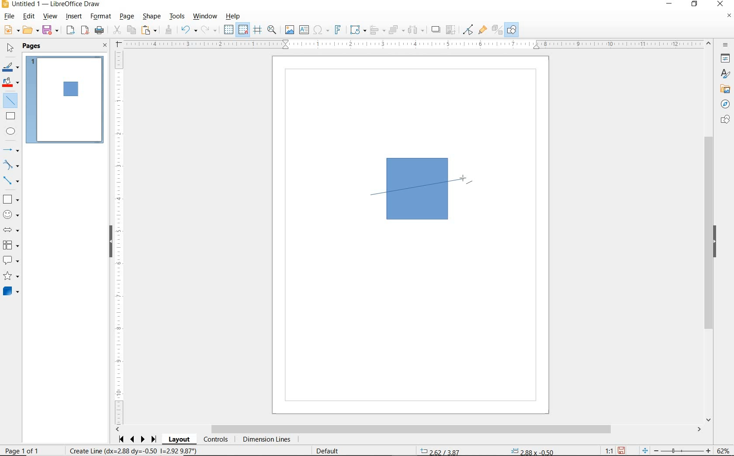 Image resolution: width=734 pixels, height=456 pixels. Describe the element at coordinates (131, 30) in the screenshot. I see `COPY` at that location.